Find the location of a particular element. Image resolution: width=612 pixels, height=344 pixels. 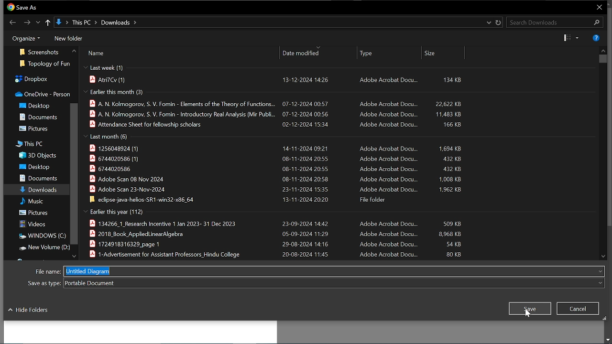

Upto last location is located at coordinates (48, 23).